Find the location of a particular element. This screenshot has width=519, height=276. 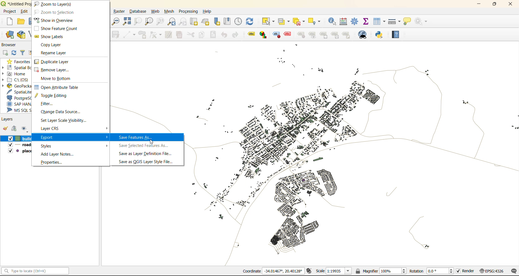

save as QGIS layer style file is located at coordinates (147, 162).